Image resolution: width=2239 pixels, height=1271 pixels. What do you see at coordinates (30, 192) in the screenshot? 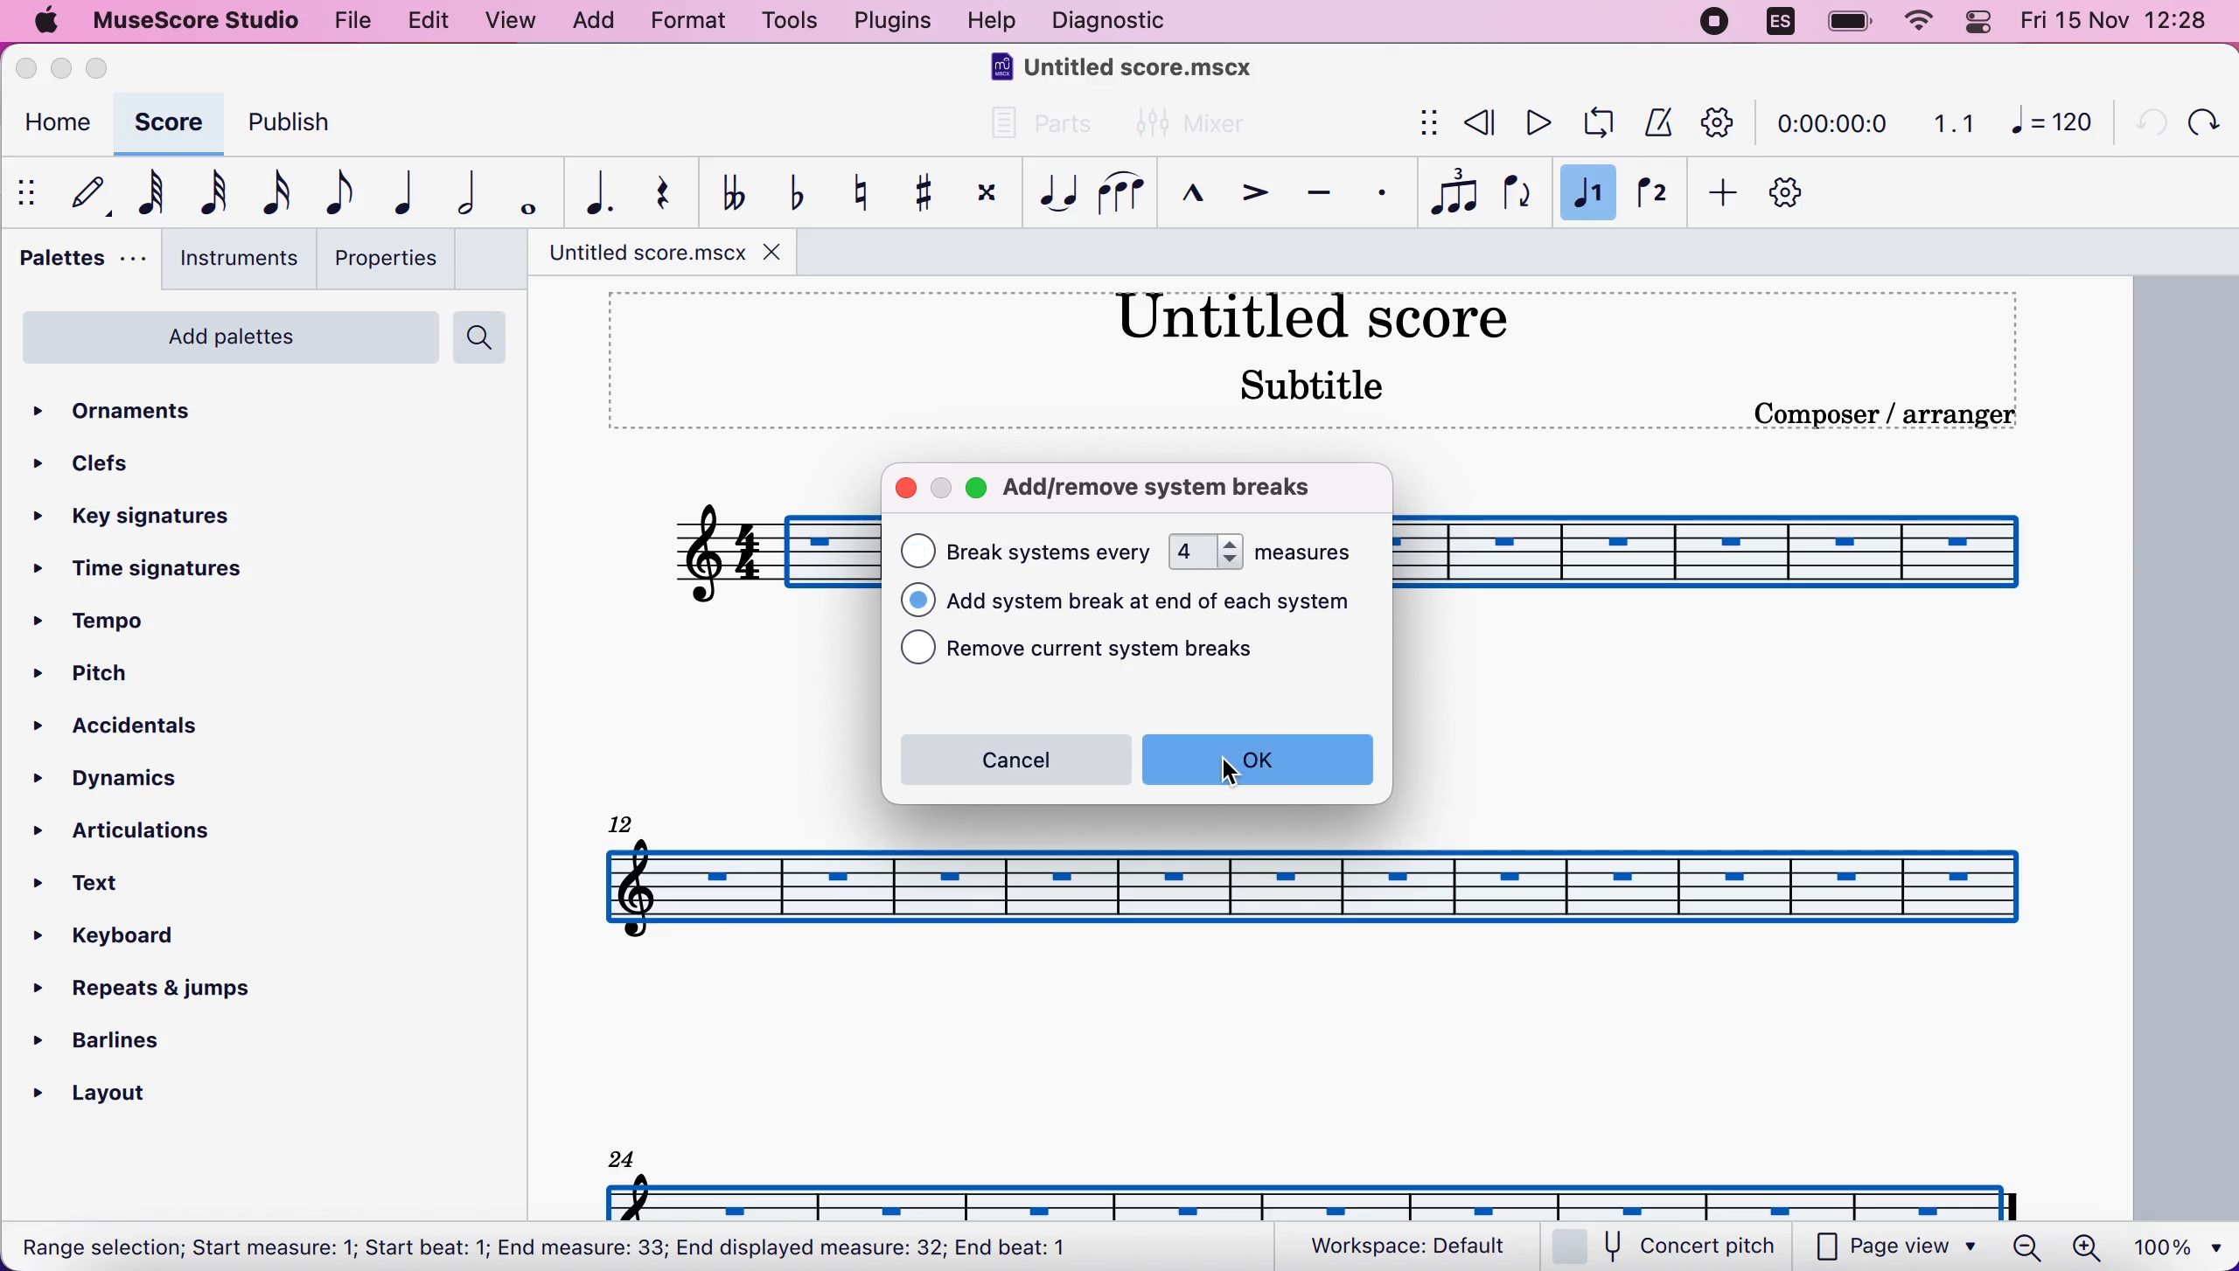
I see `show/hide` at bounding box center [30, 192].